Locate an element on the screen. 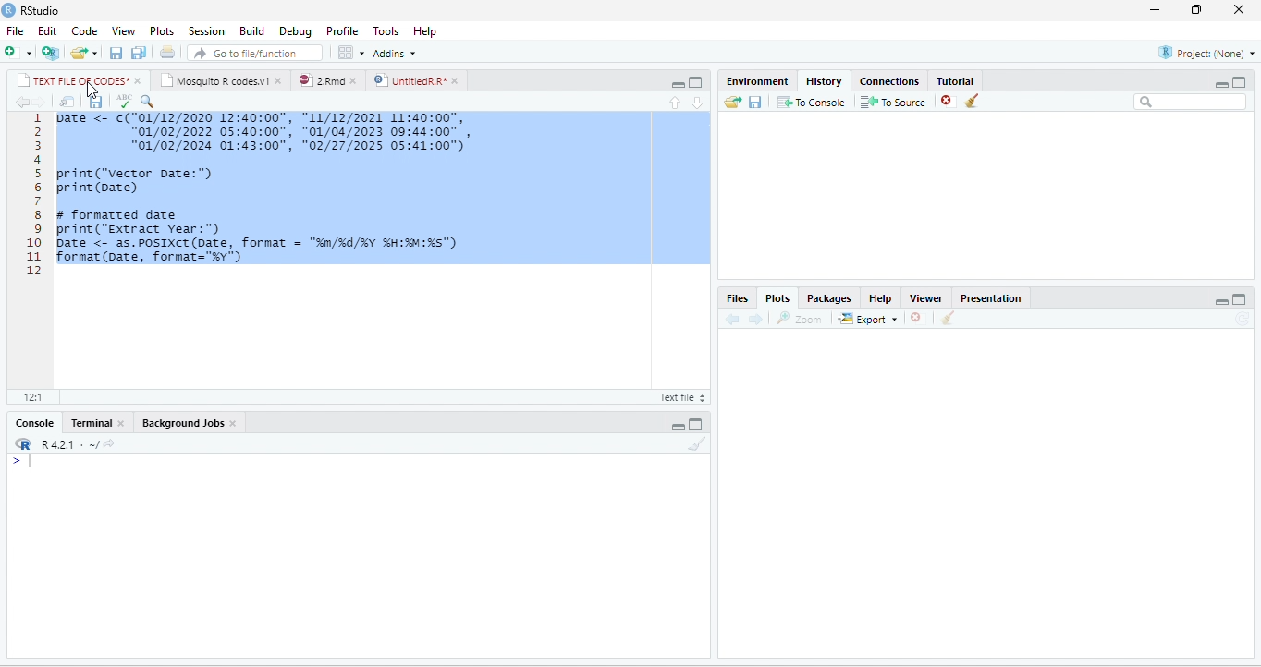 This screenshot has width=1261, height=667. Mosquito R codes.v1 is located at coordinates (214, 80).